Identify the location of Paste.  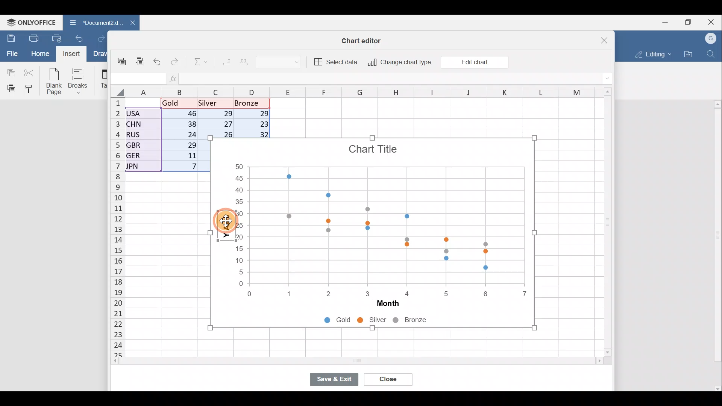
(9, 88).